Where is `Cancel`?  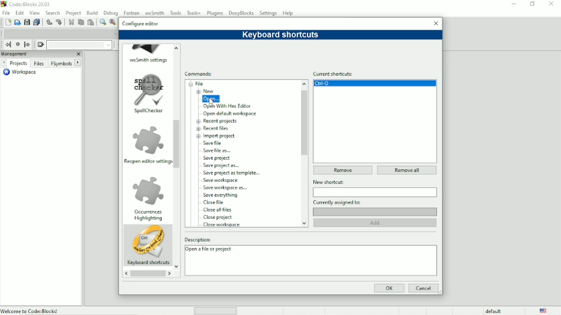 Cancel is located at coordinates (423, 288).